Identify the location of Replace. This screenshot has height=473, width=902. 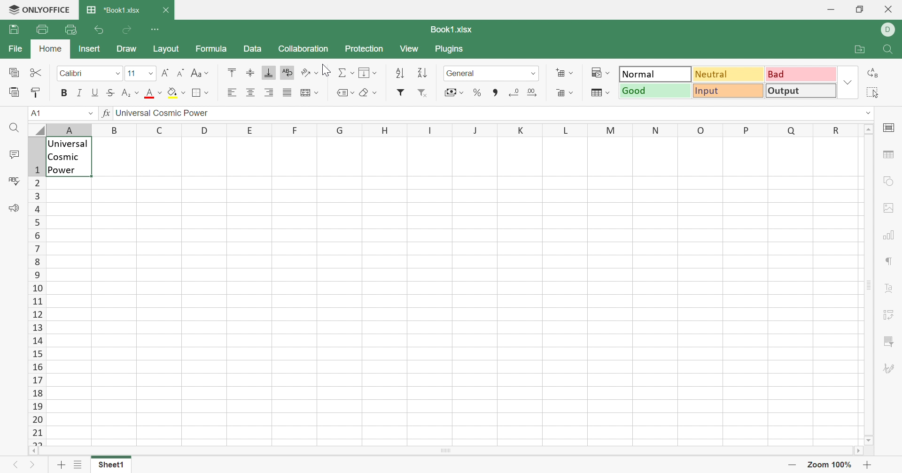
(875, 73).